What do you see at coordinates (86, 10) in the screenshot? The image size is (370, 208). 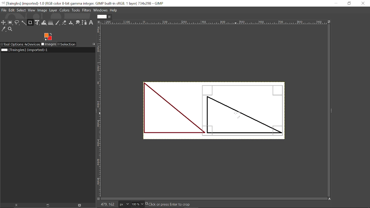 I see `Filters` at bounding box center [86, 10].